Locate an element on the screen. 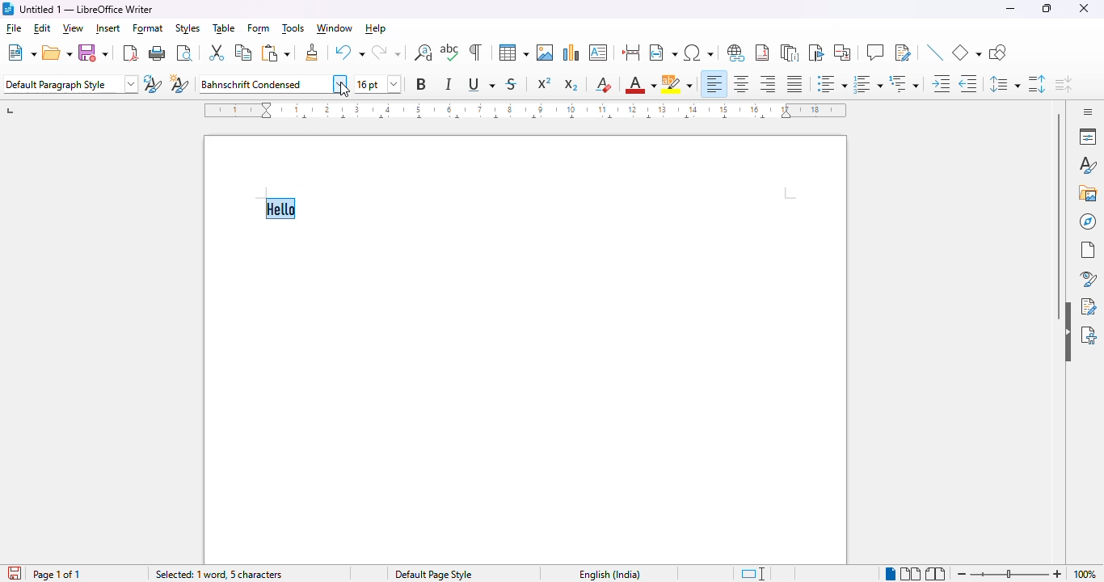  word and character count is located at coordinates (221, 575).